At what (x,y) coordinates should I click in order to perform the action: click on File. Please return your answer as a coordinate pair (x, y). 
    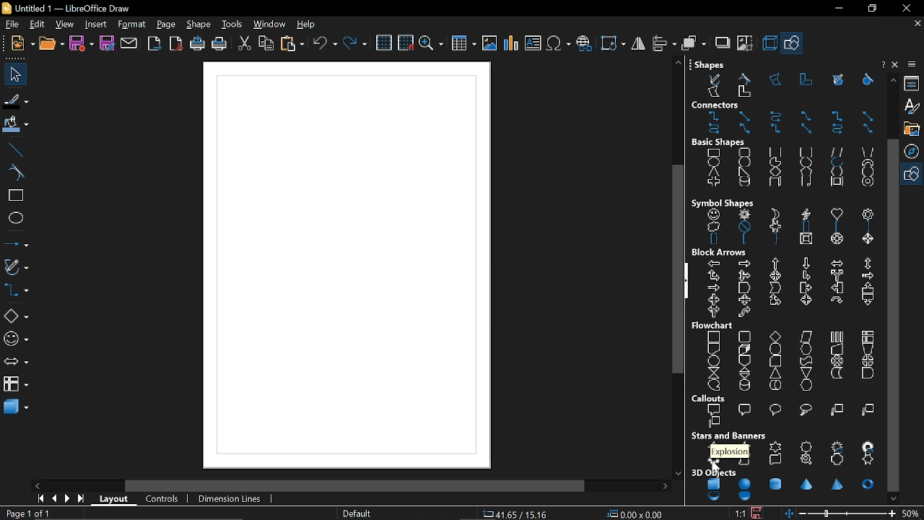
    Looking at the image, I should click on (12, 25).